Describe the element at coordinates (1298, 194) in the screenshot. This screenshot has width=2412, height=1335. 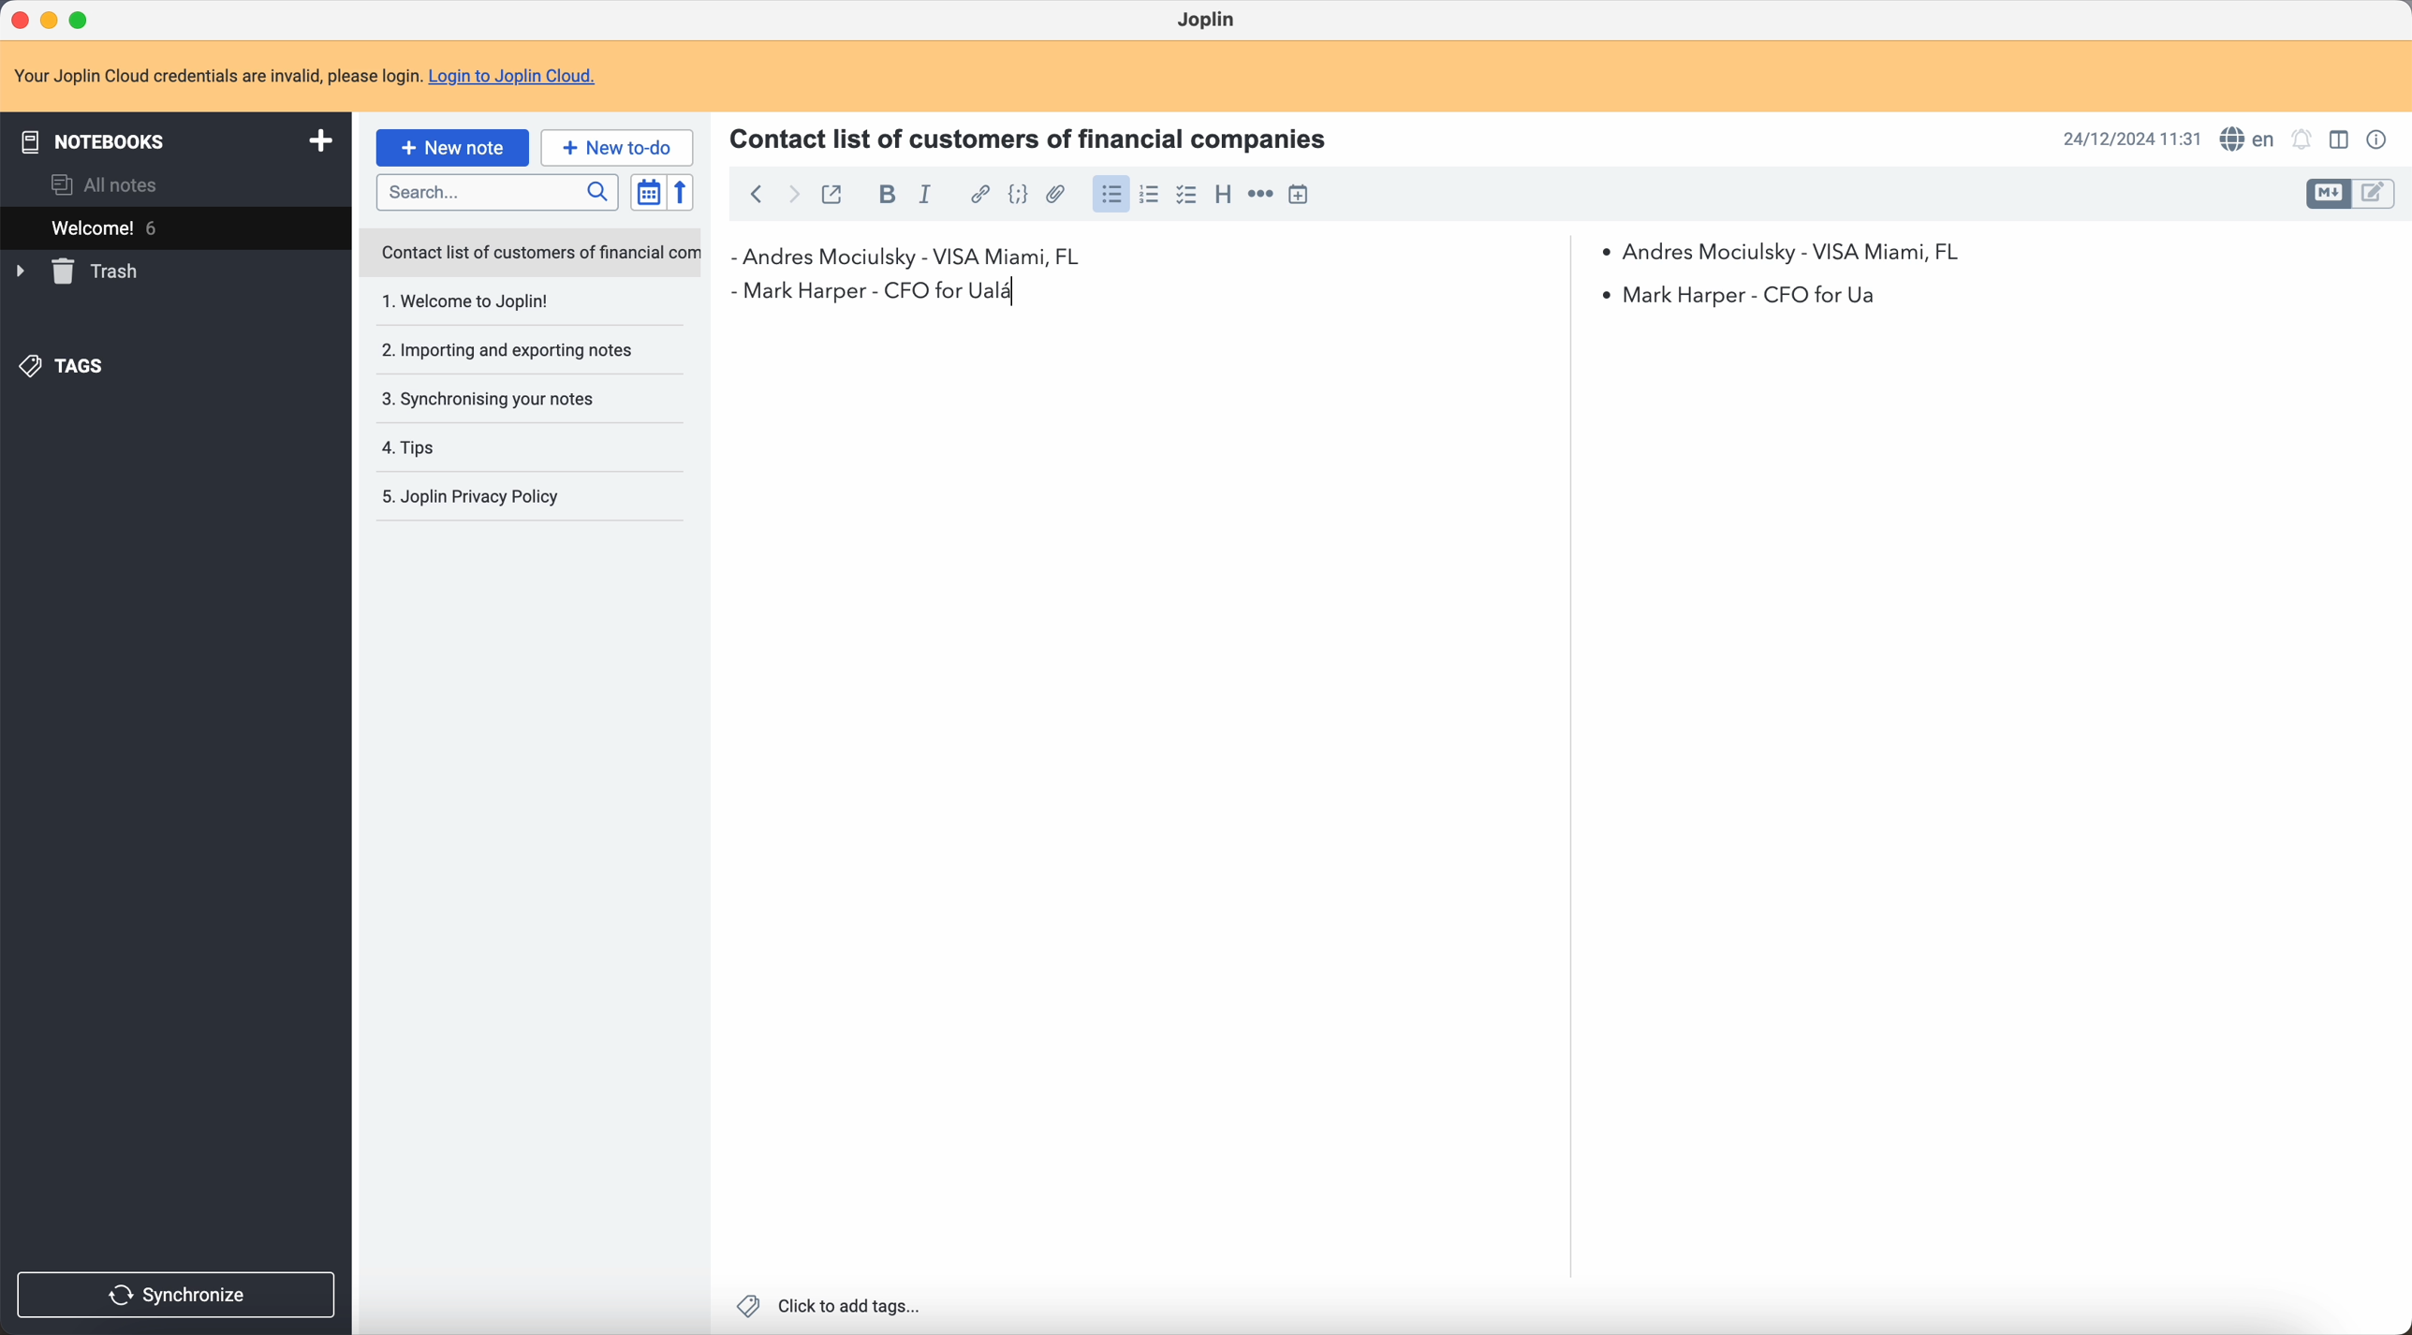
I see `insert time` at that location.